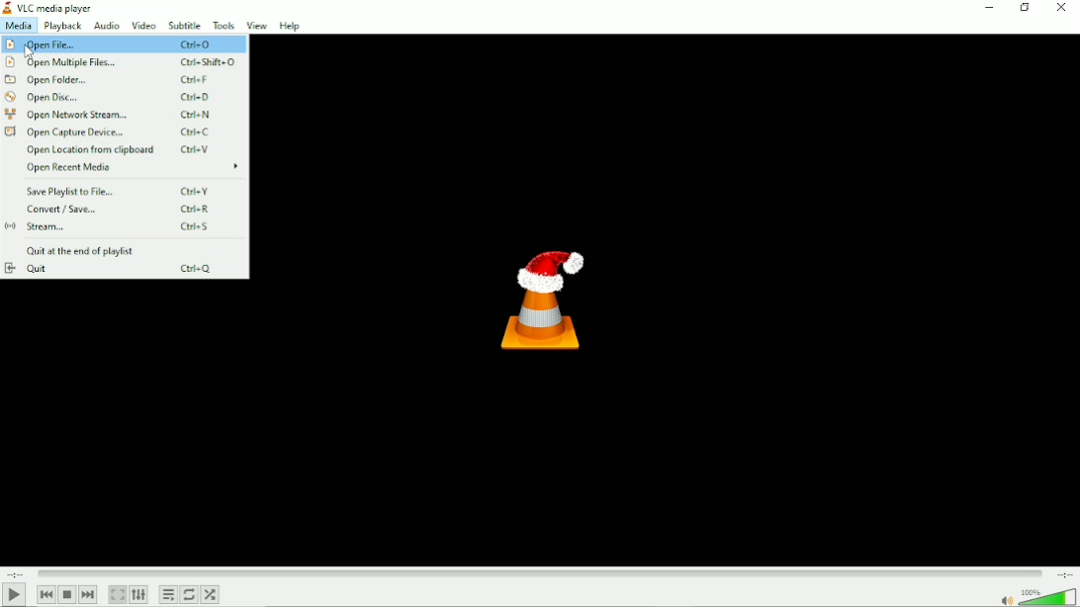 This screenshot has width=1080, height=607. Describe the element at coordinates (167, 594) in the screenshot. I see `Toggle playlist` at that location.